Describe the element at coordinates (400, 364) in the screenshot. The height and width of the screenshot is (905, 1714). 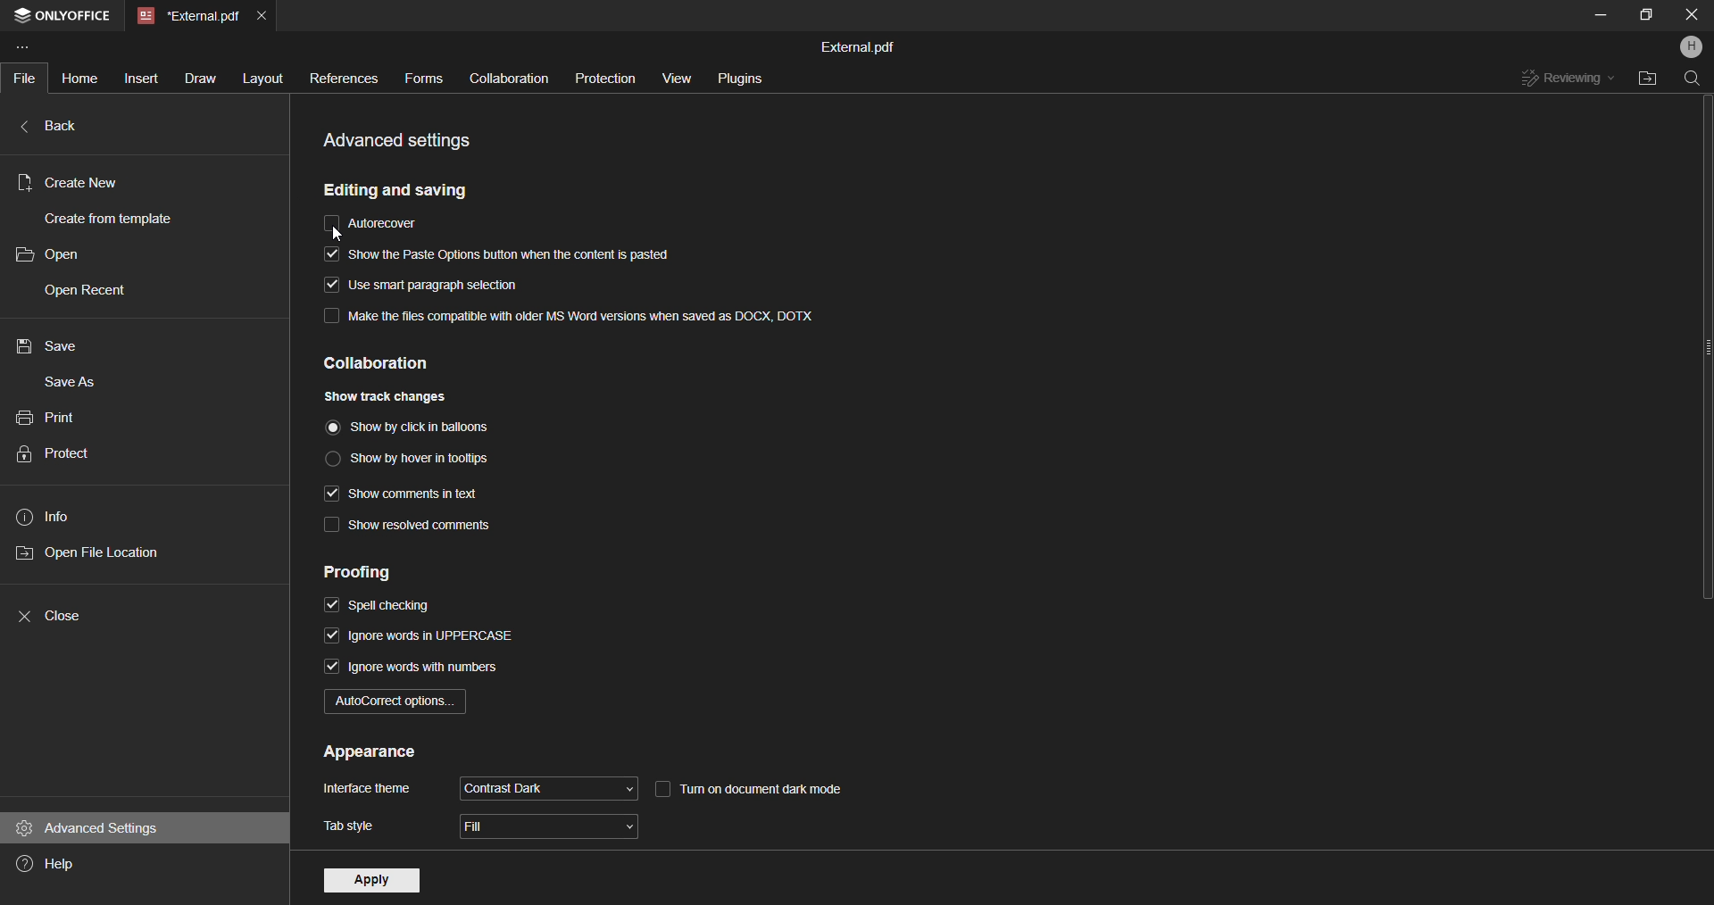
I see `collaboration` at that location.